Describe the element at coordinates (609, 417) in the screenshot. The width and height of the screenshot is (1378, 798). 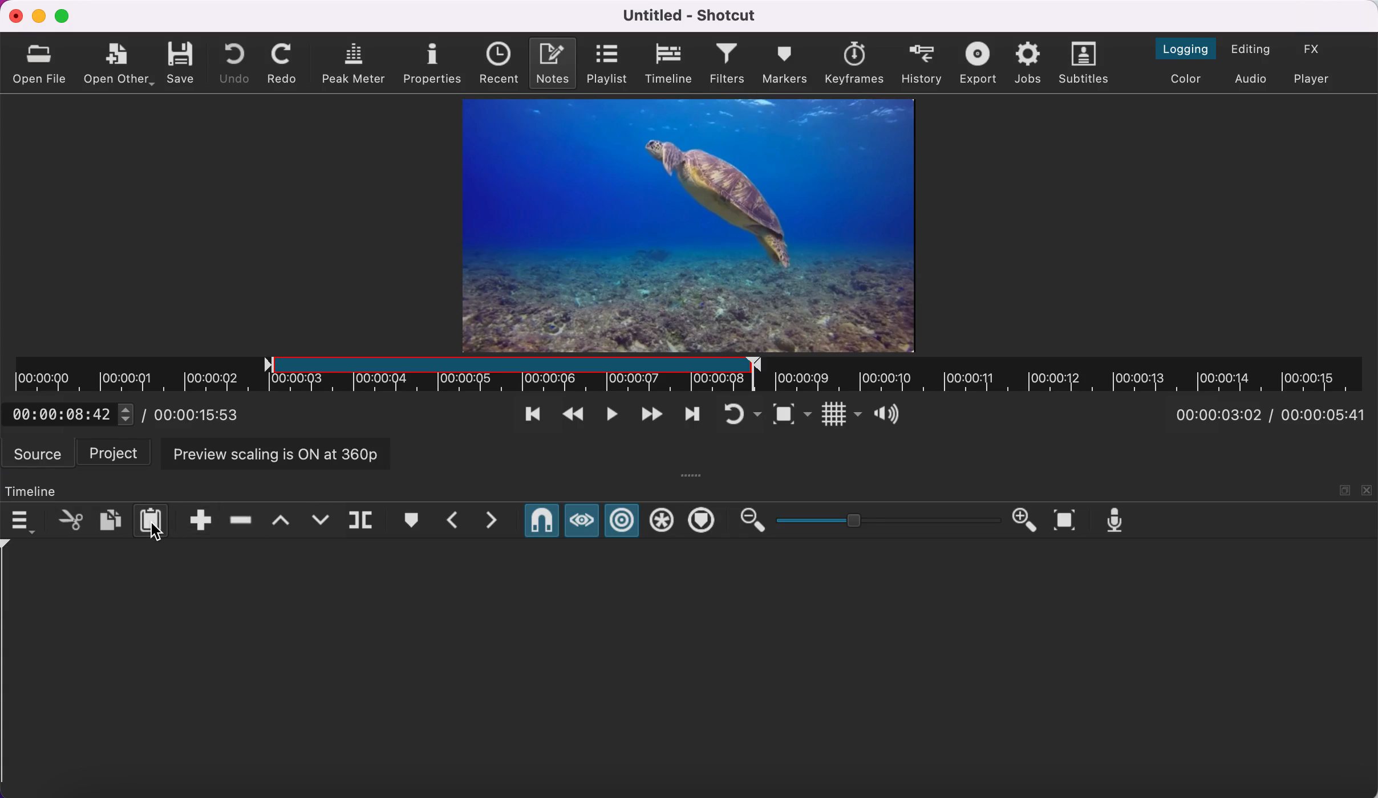
I see `toggle play or pause` at that location.